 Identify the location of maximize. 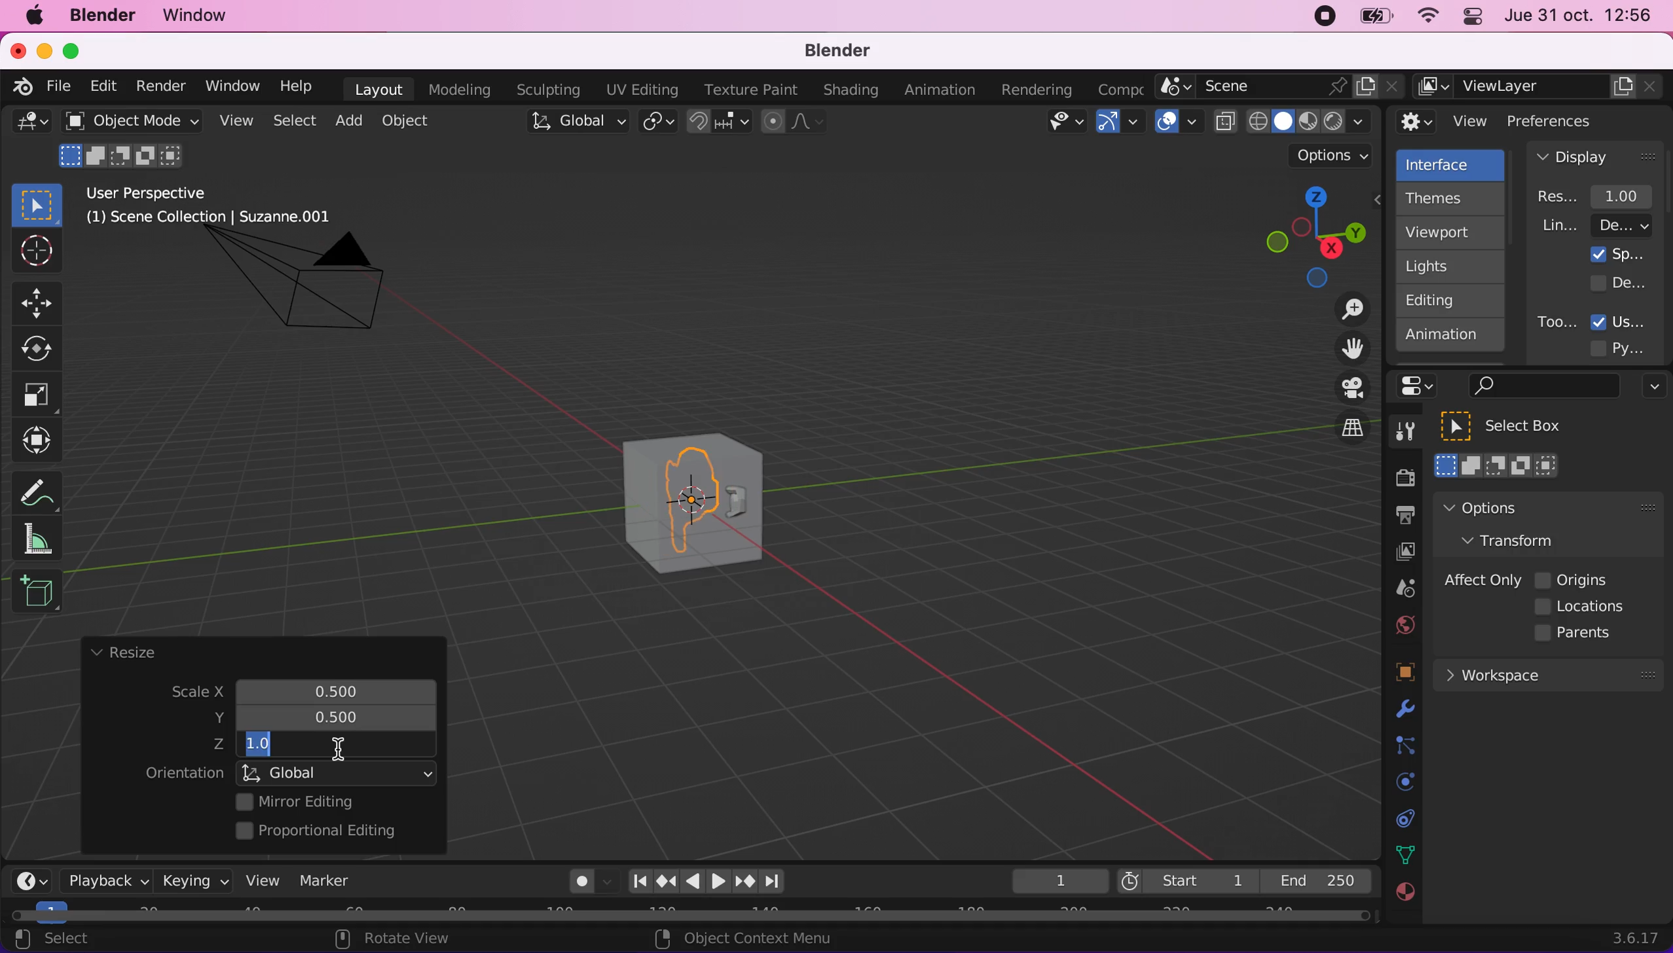
(79, 50).